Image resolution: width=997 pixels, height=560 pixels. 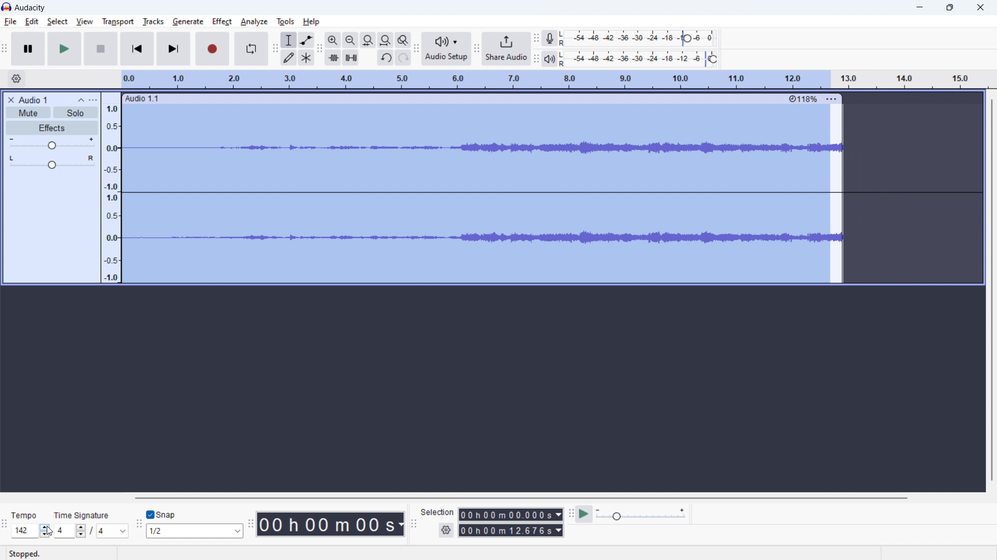 I want to click on timestamp, so click(x=333, y=524).